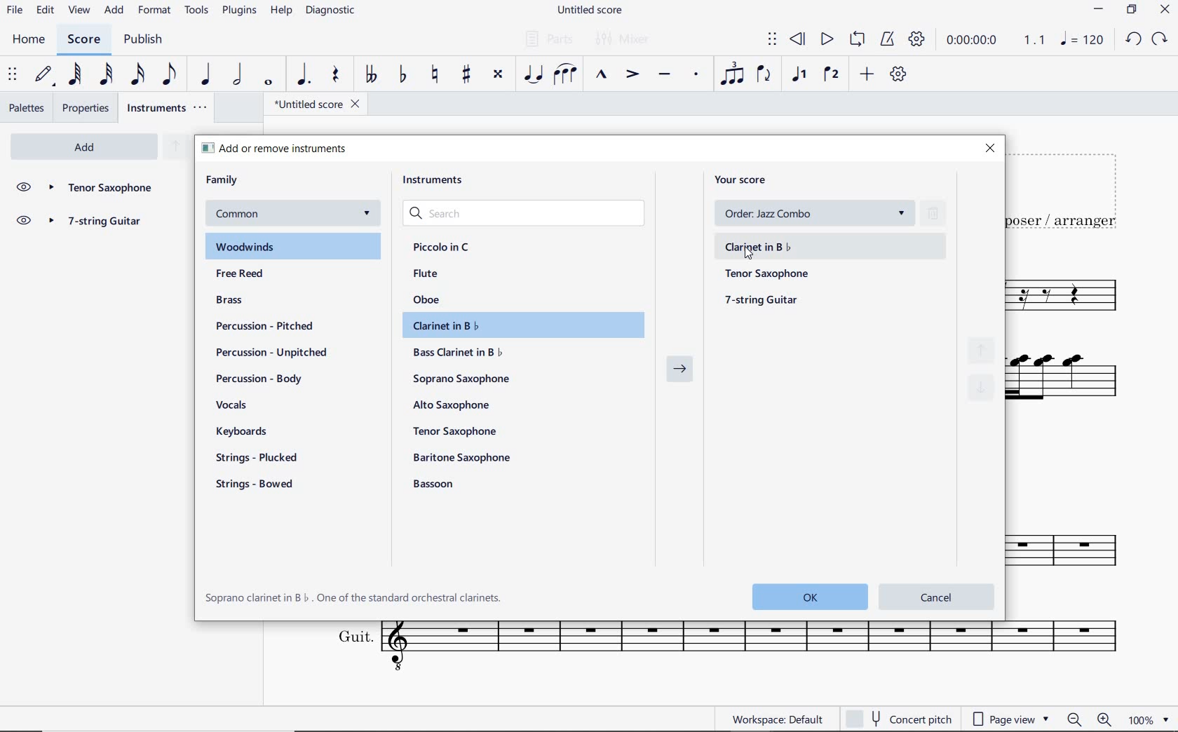 This screenshot has height=732, width=1178. What do you see at coordinates (461, 457) in the screenshot?
I see `baritone saxophone` at bounding box center [461, 457].